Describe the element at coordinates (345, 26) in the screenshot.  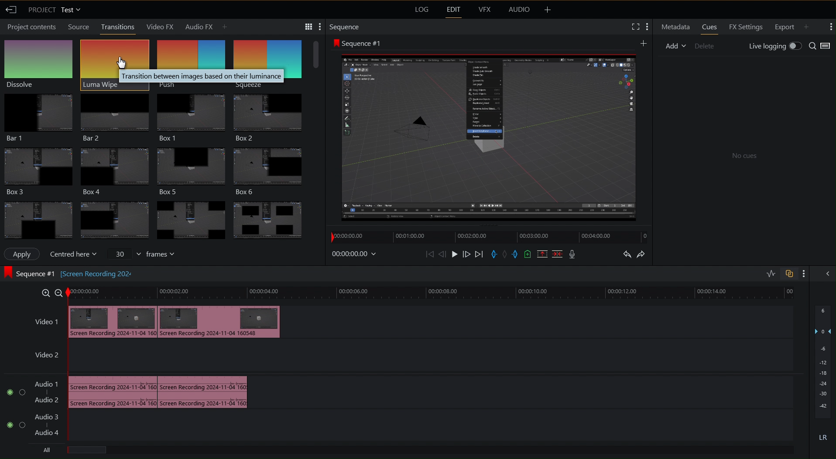
I see `Sequence` at that location.